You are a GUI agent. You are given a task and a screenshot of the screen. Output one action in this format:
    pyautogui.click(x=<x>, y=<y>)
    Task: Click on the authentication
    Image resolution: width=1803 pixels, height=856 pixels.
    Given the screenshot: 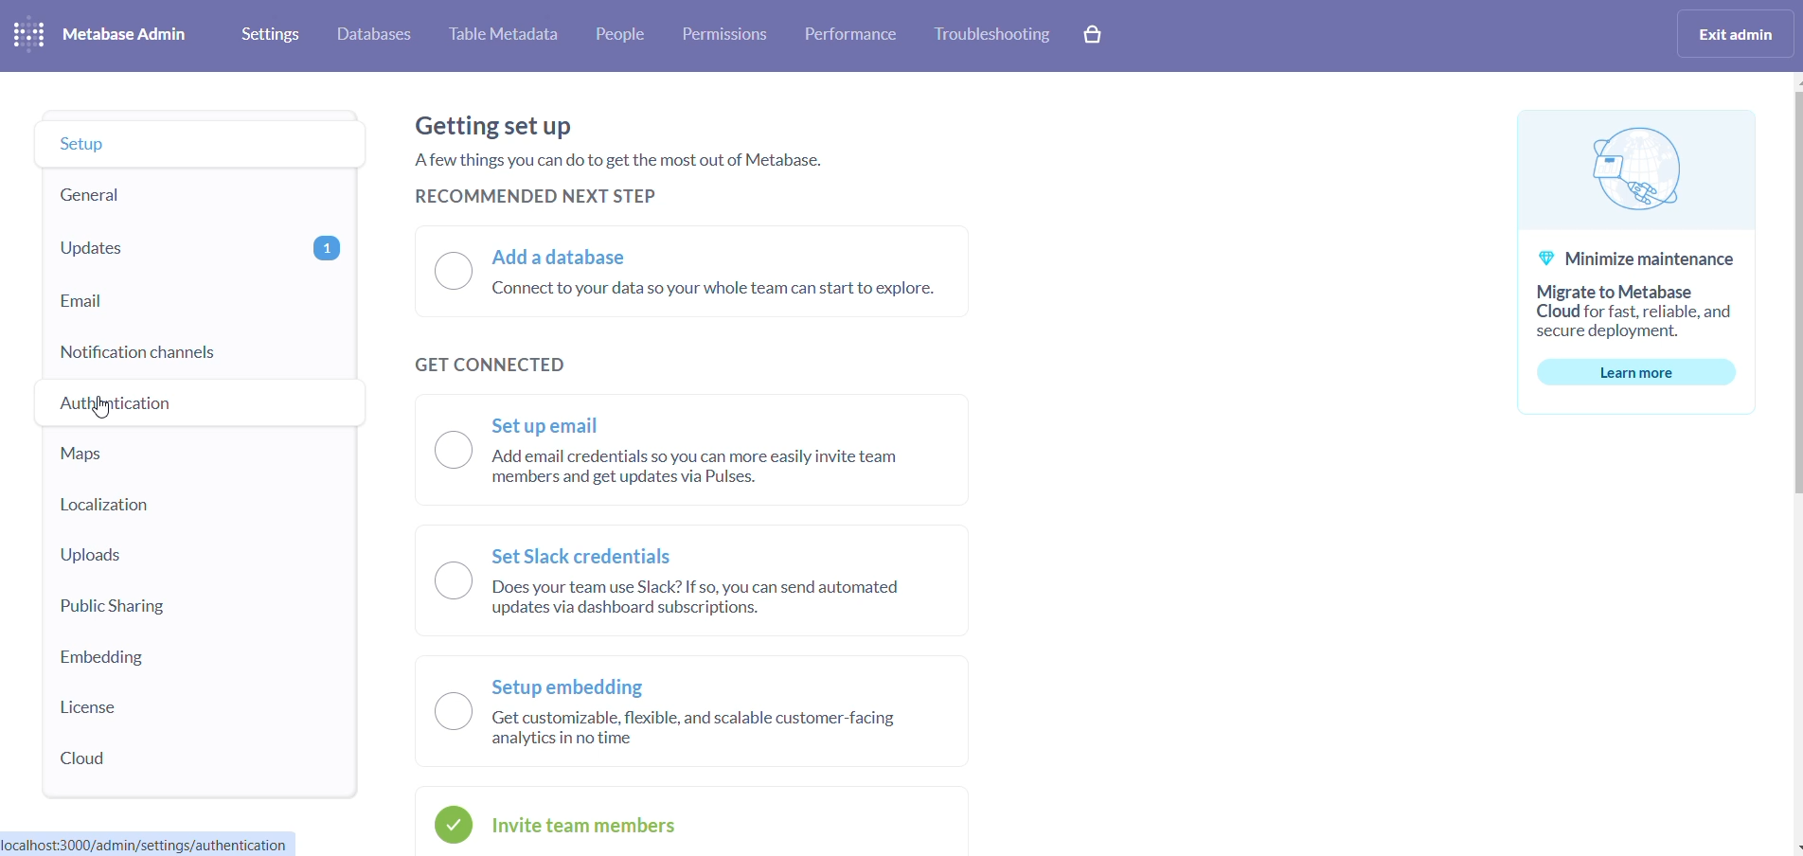 What is the action you would take?
    pyautogui.click(x=181, y=401)
    